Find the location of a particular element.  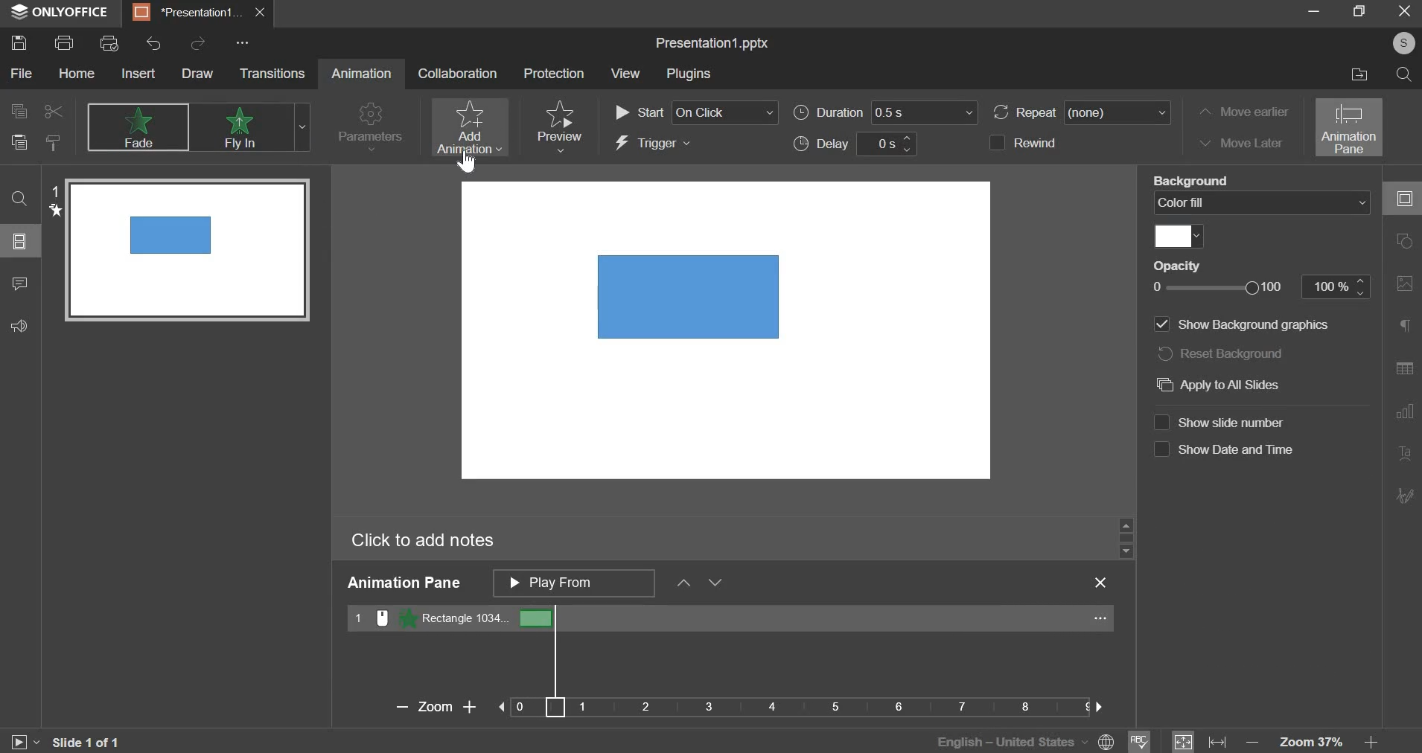

presentation is located at coordinates (197, 14).